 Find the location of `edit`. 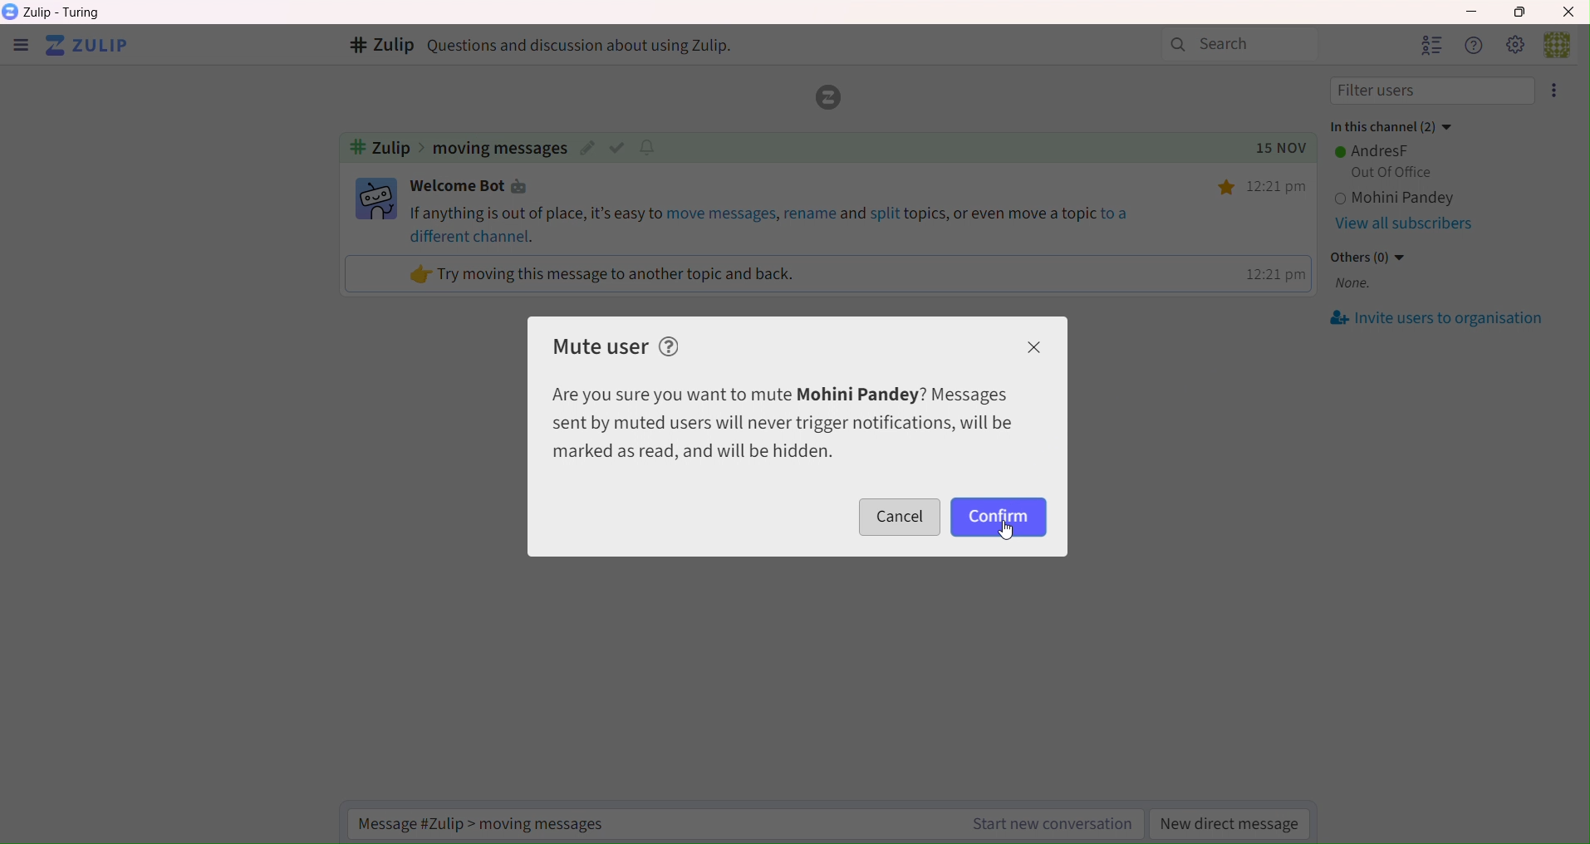

edit is located at coordinates (587, 149).